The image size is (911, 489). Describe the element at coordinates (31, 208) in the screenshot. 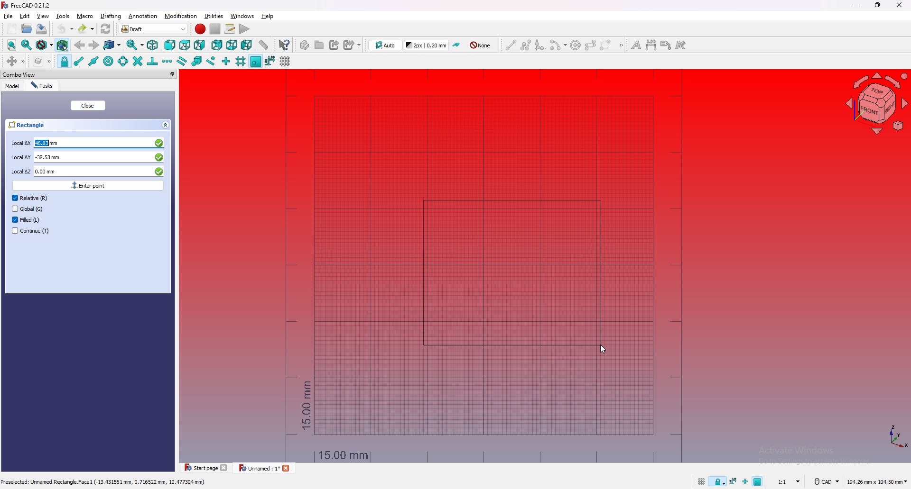

I see `global (G)` at that location.